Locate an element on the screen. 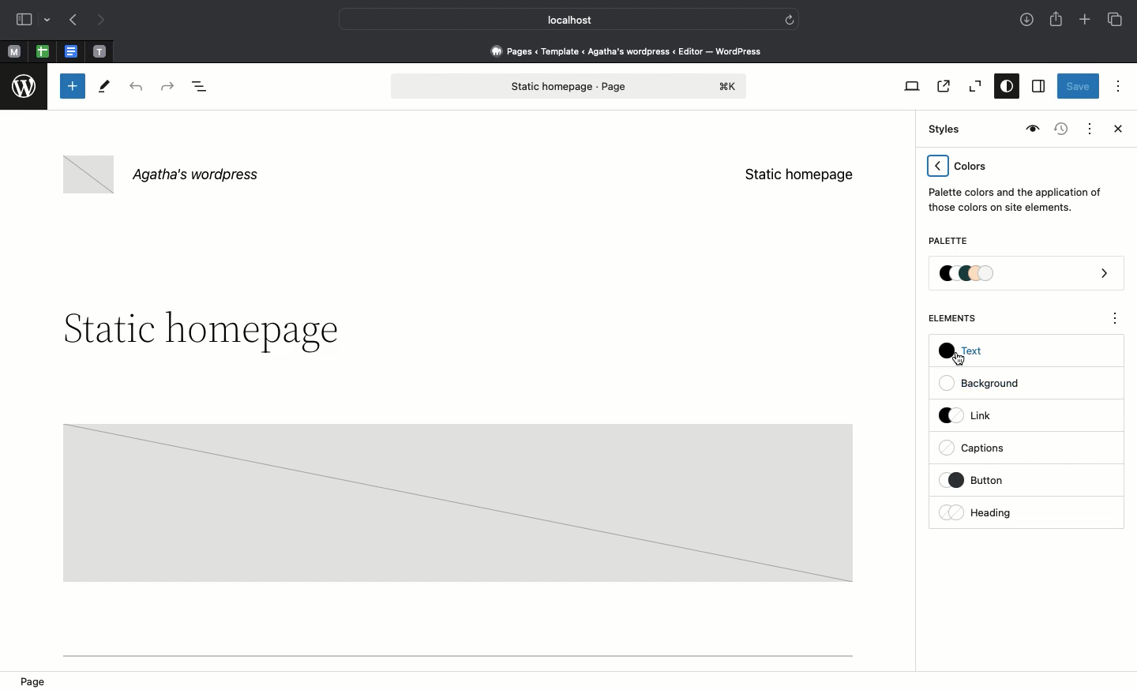 This screenshot has height=690, width=1137. refresh is located at coordinates (790, 18).